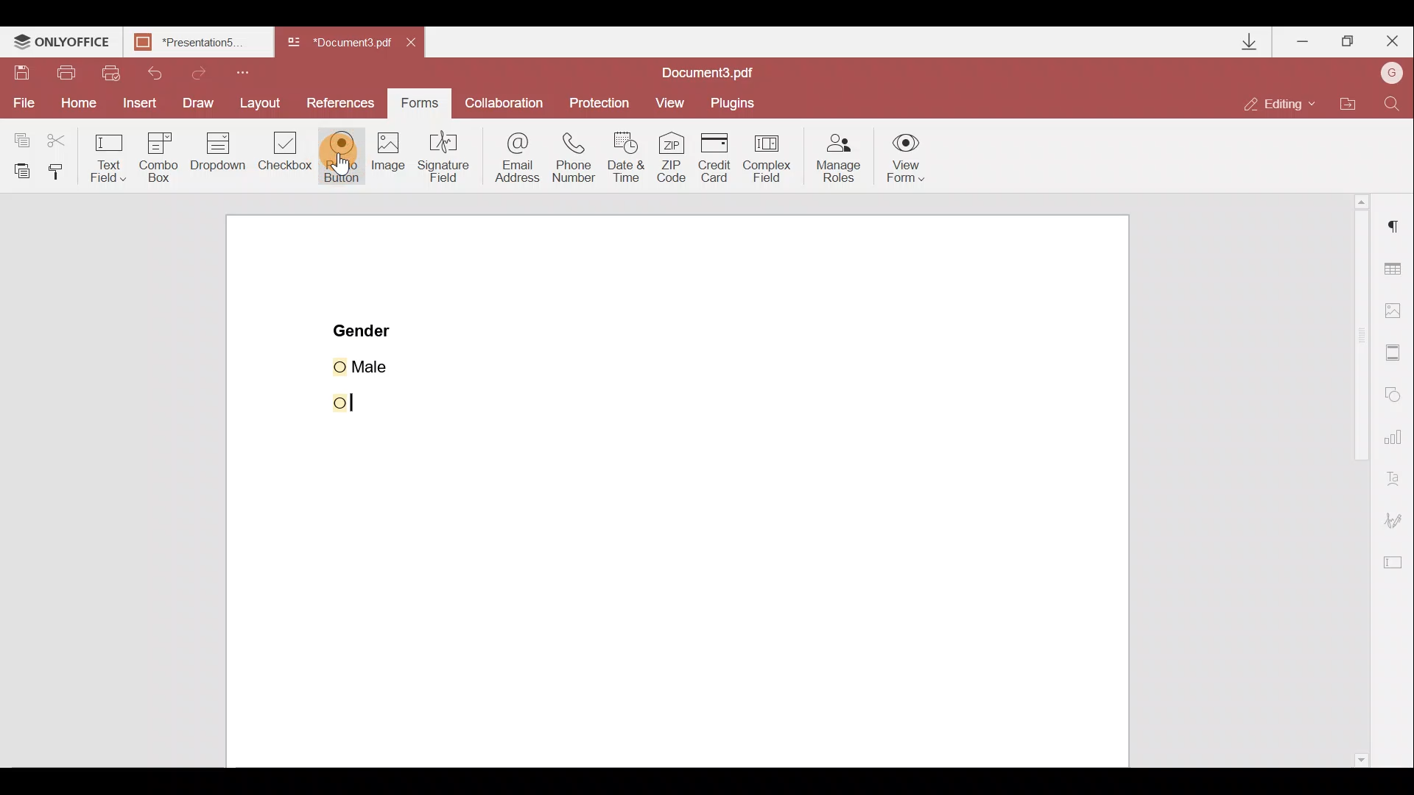 The height and width of the screenshot is (795, 1414). Describe the element at coordinates (21, 104) in the screenshot. I see `File` at that location.